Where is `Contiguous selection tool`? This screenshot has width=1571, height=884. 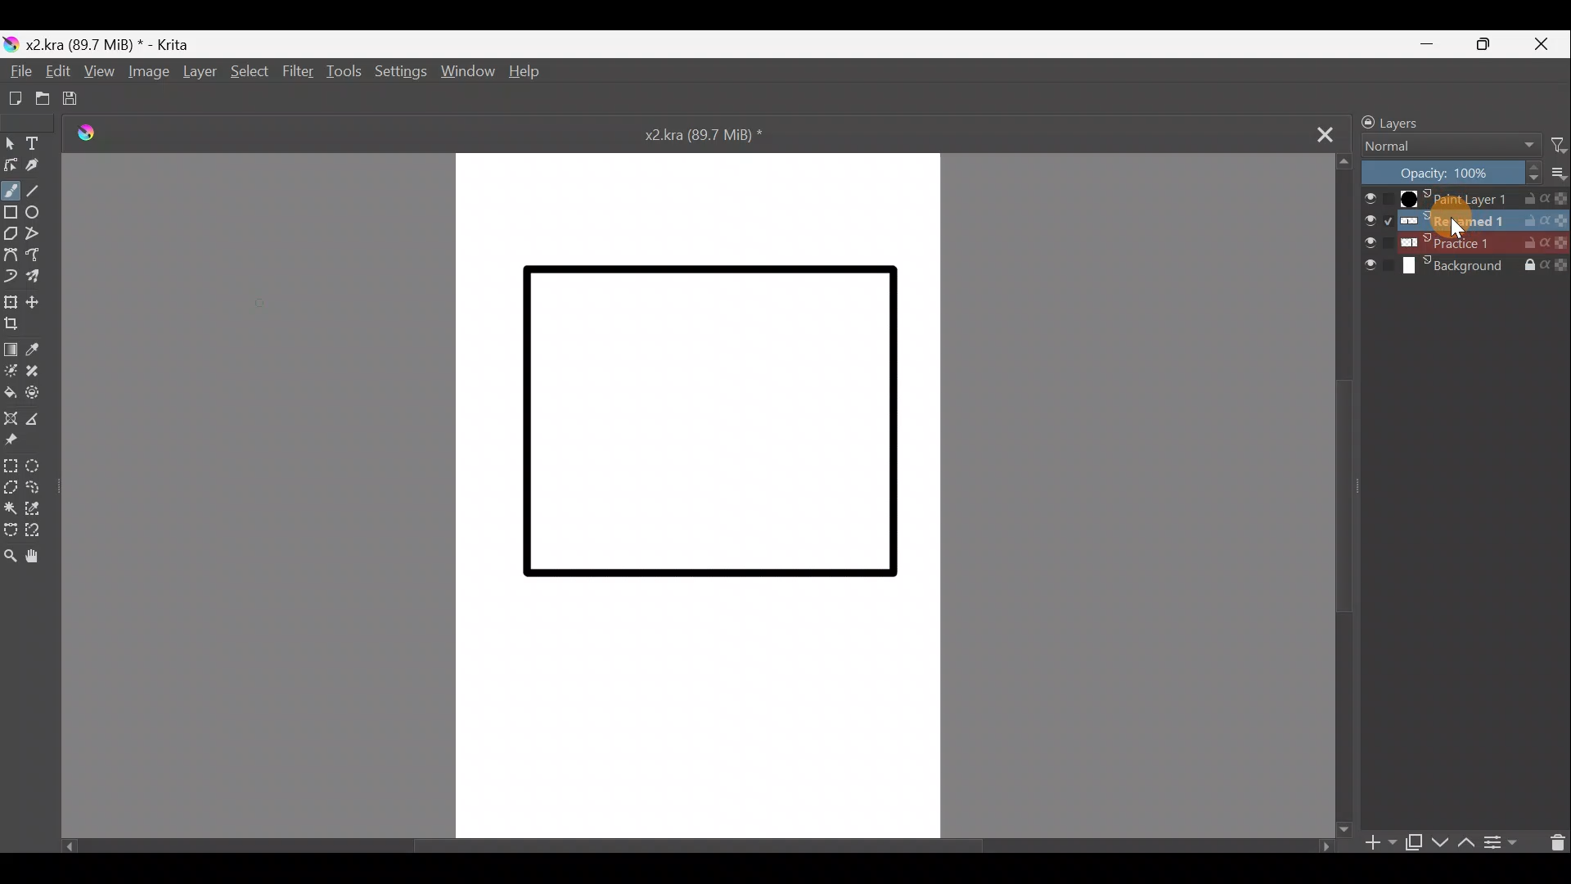 Contiguous selection tool is located at coordinates (11, 506).